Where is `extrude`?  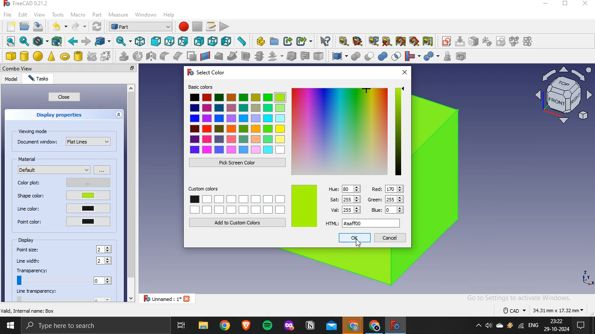
extrude is located at coordinates (124, 56).